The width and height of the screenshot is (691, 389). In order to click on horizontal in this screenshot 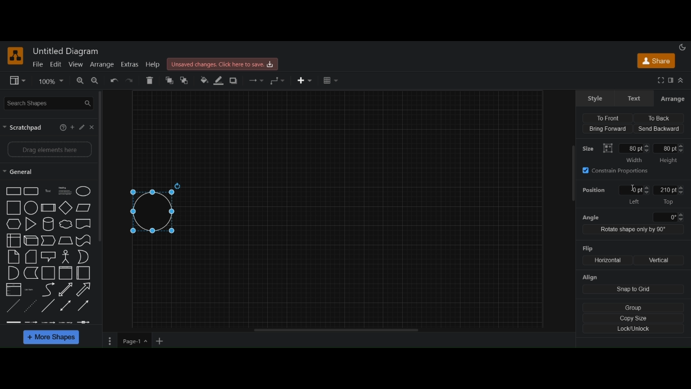, I will do `click(606, 260)`.